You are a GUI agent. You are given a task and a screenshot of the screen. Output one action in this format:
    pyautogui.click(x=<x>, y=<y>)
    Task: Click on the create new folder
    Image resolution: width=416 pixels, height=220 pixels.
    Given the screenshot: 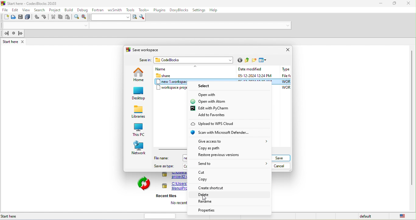 What is the action you would take?
    pyautogui.click(x=254, y=60)
    